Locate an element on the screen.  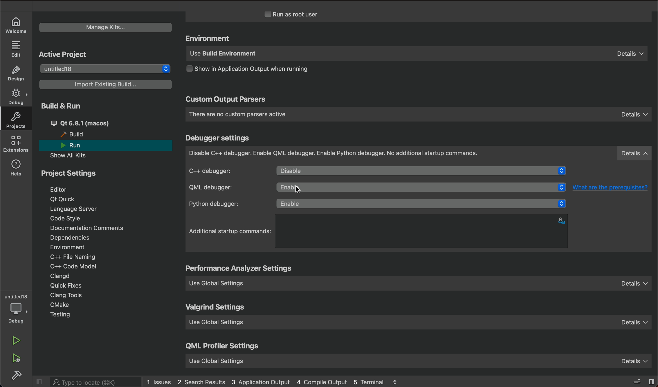
alphabets is located at coordinates (563, 220).